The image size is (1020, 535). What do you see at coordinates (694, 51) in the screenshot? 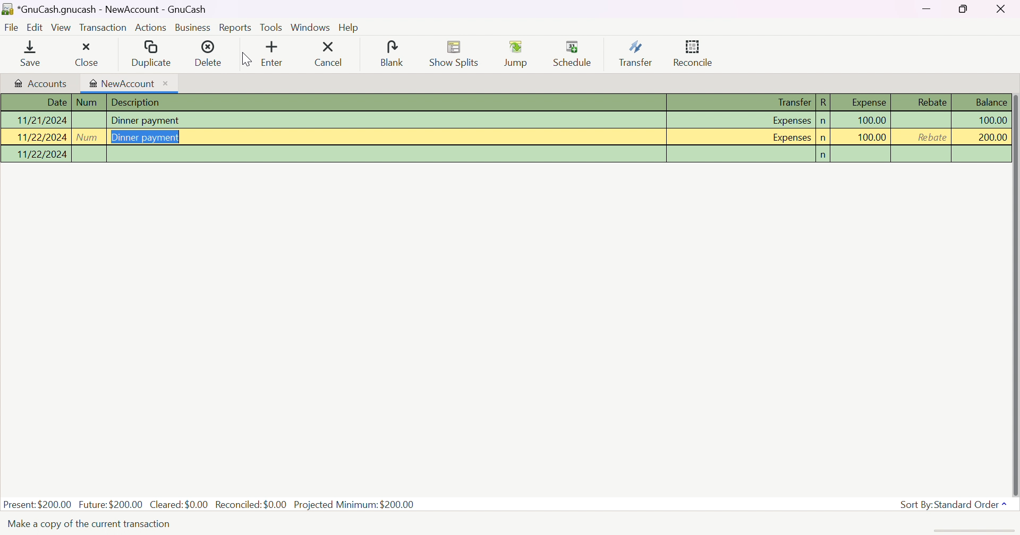
I see `Reconcile` at bounding box center [694, 51].